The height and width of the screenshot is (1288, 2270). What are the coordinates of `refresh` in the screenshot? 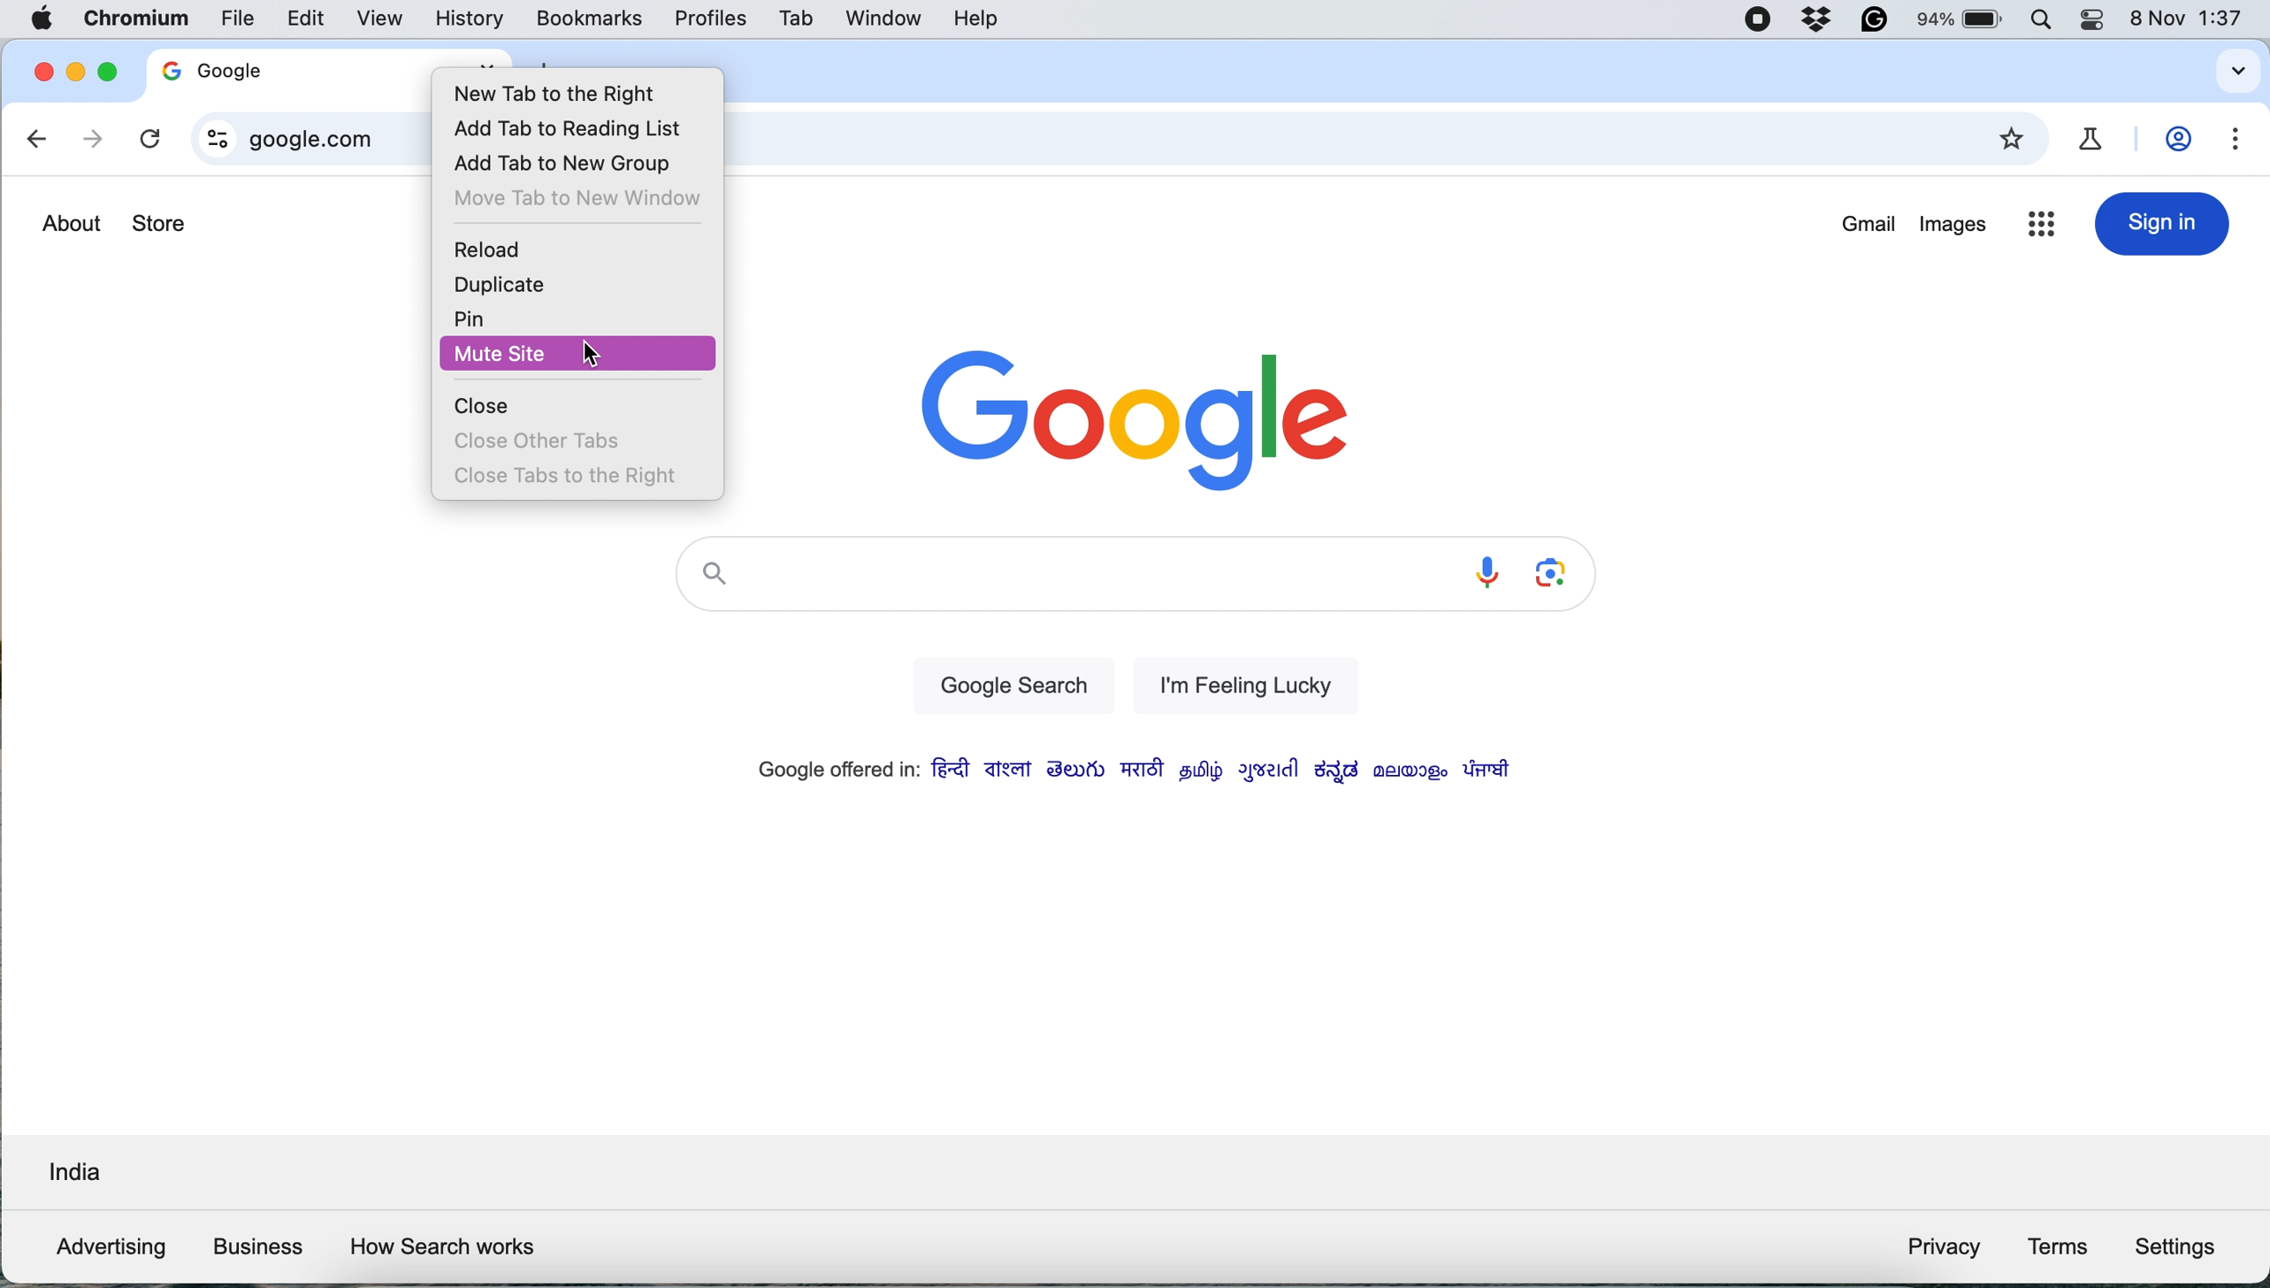 It's located at (149, 140).